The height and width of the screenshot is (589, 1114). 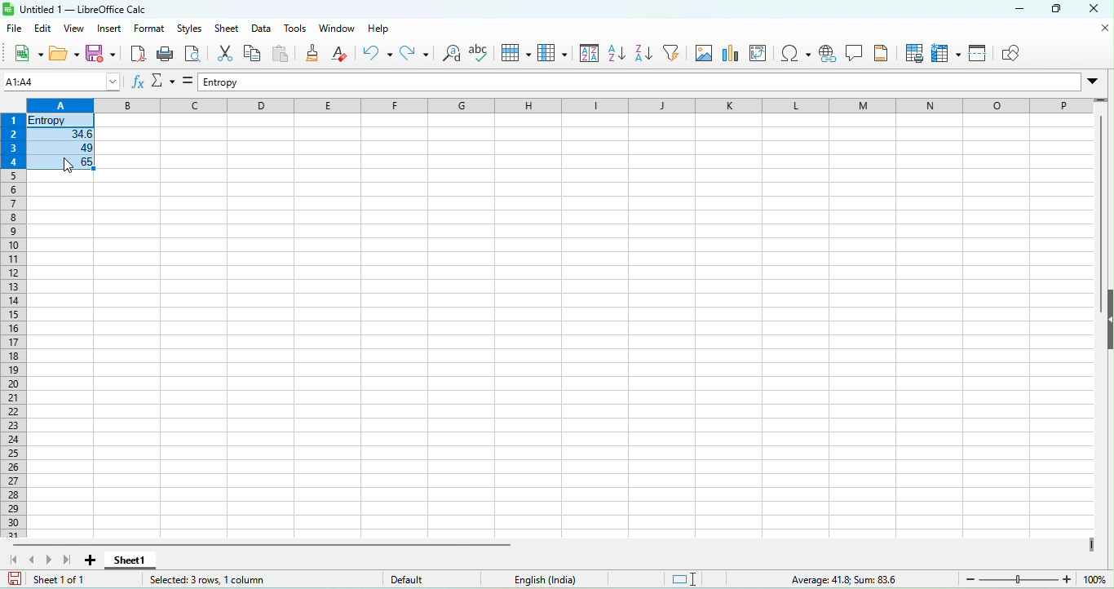 What do you see at coordinates (760, 54) in the screenshot?
I see `edit pivot table` at bounding box center [760, 54].